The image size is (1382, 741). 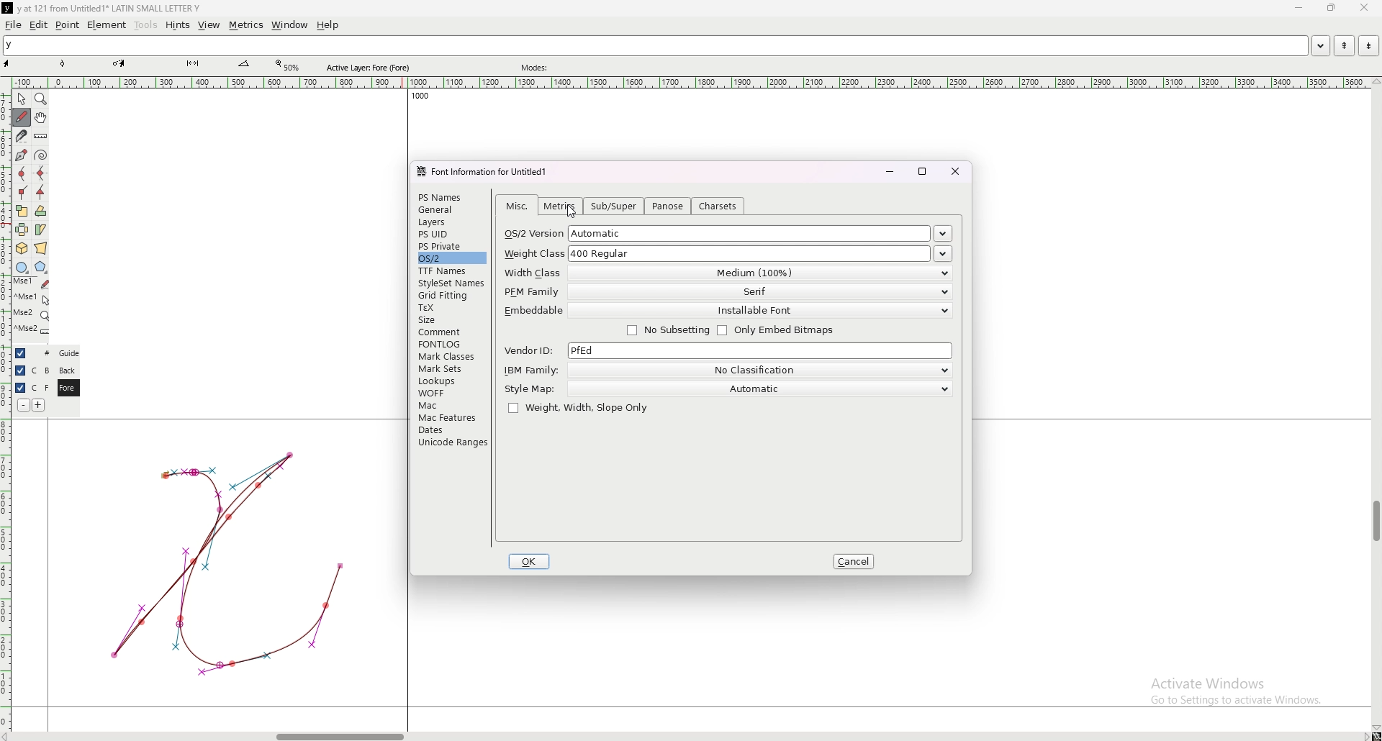 I want to click on general, so click(x=451, y=211).